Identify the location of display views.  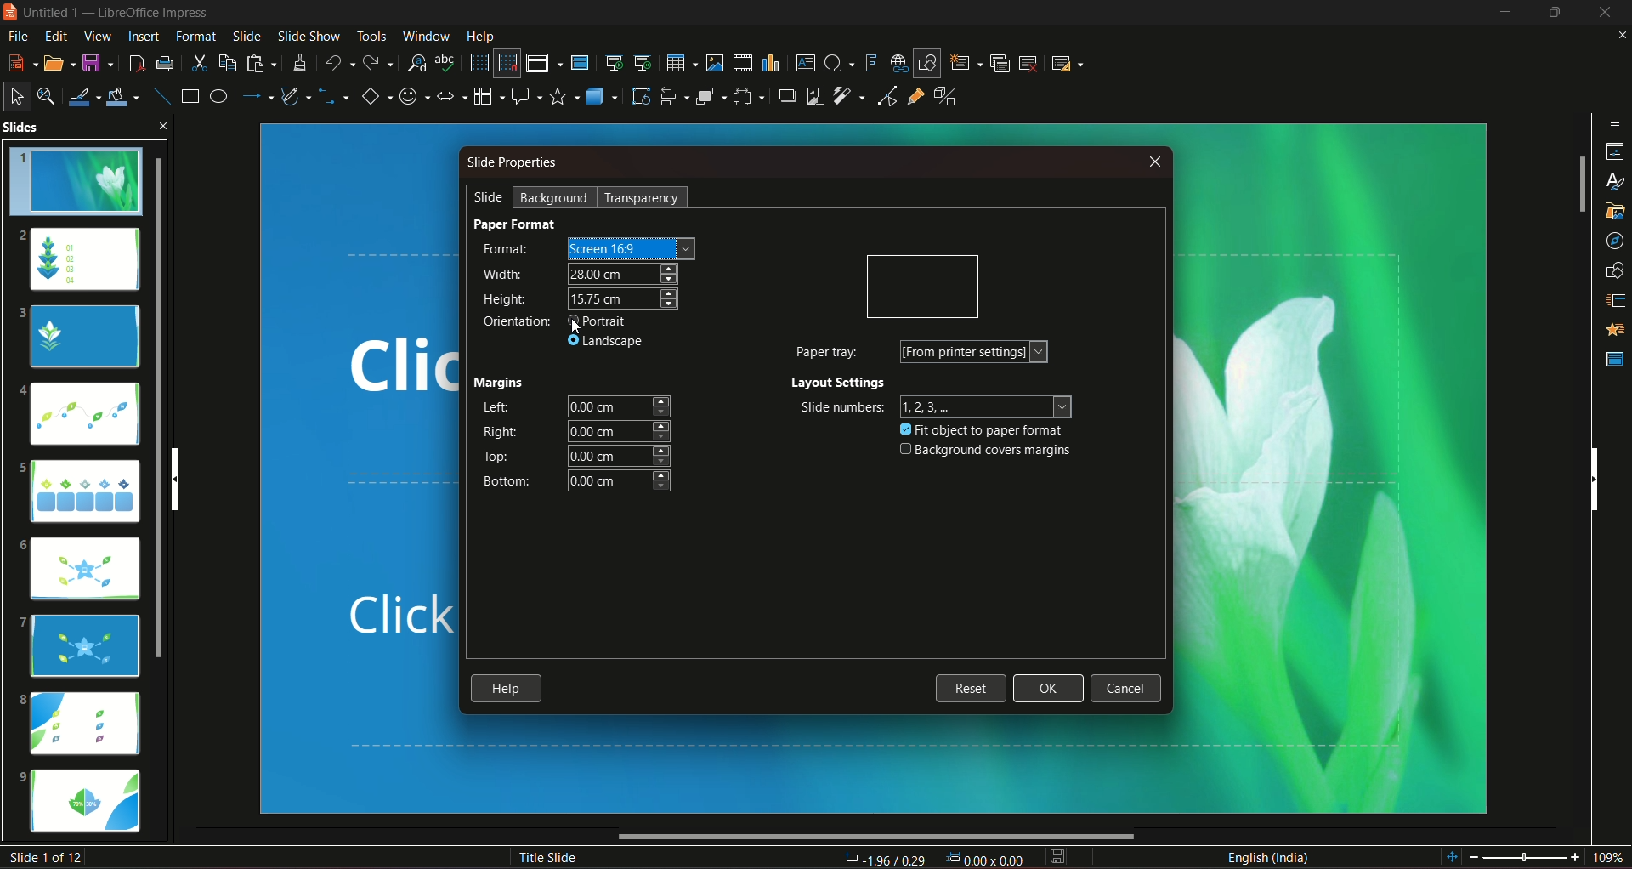
(543, 63).